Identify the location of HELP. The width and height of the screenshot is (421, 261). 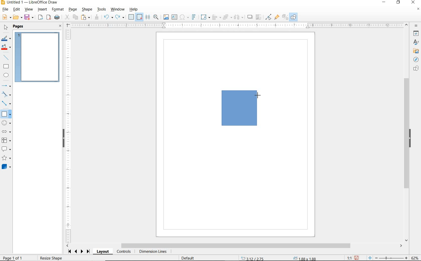
(135, 9).